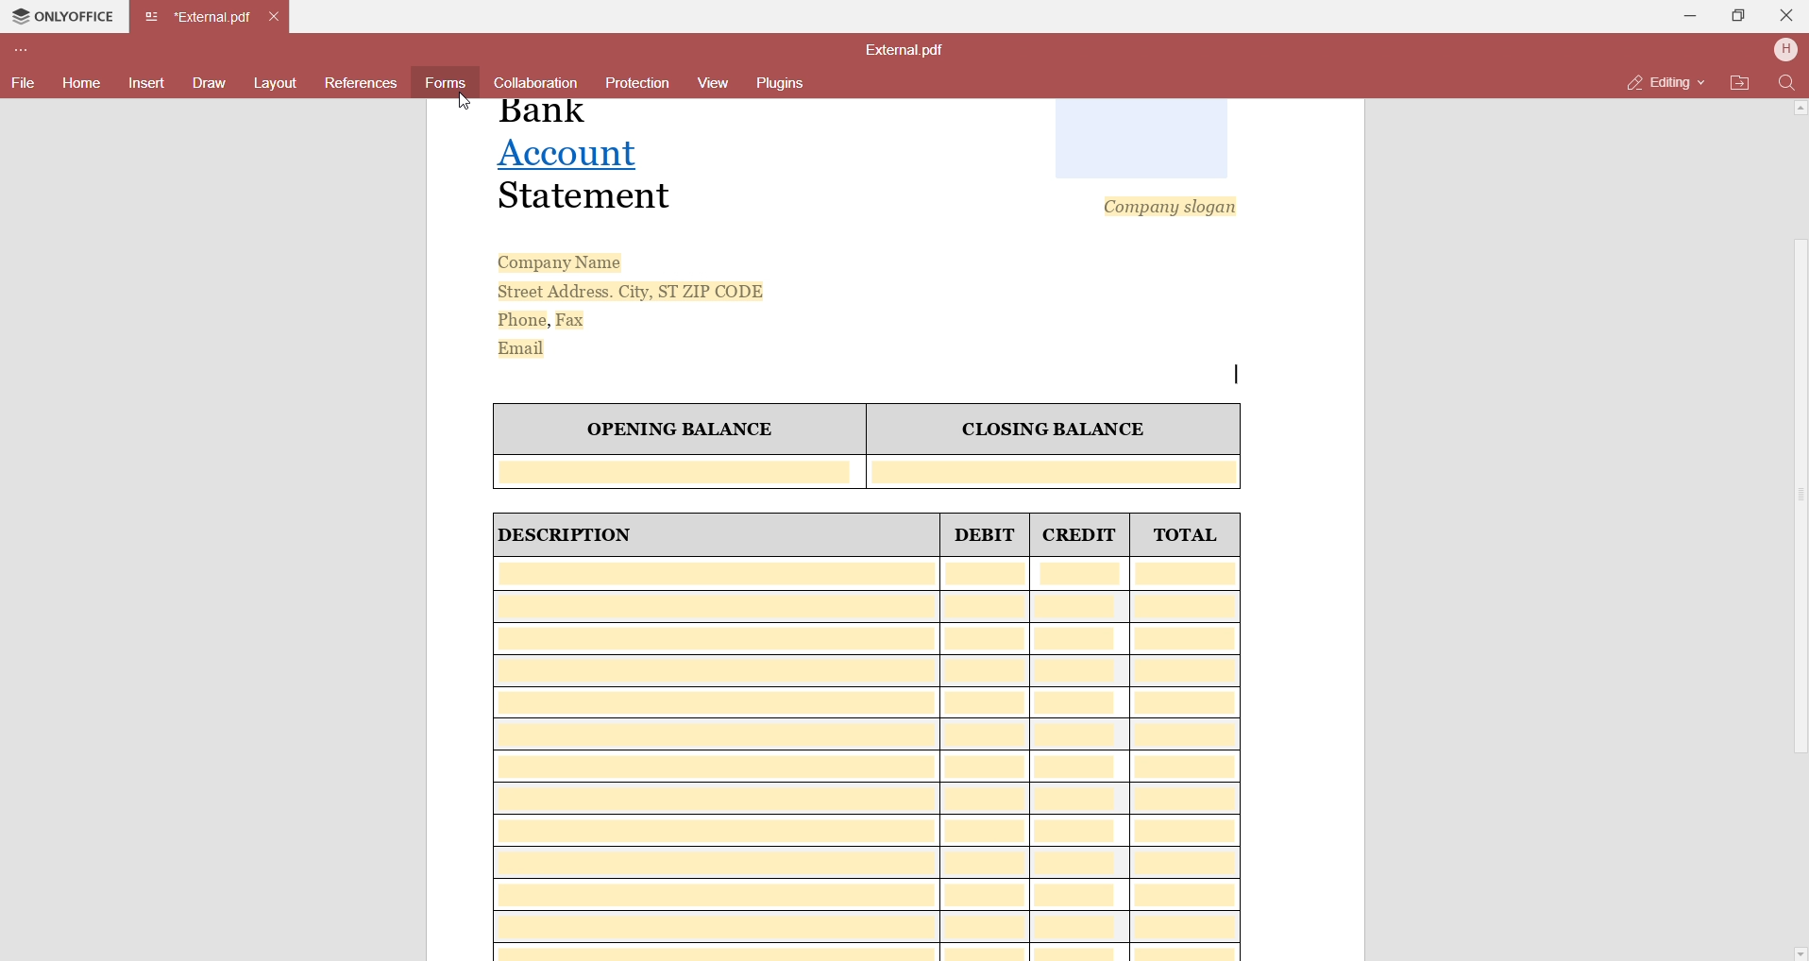 The height and width of the screenshot is (961, 1809). What do you see at coordinates (81, 84) in the screenshot?
I see `Home` at bounding box center [81, 84].